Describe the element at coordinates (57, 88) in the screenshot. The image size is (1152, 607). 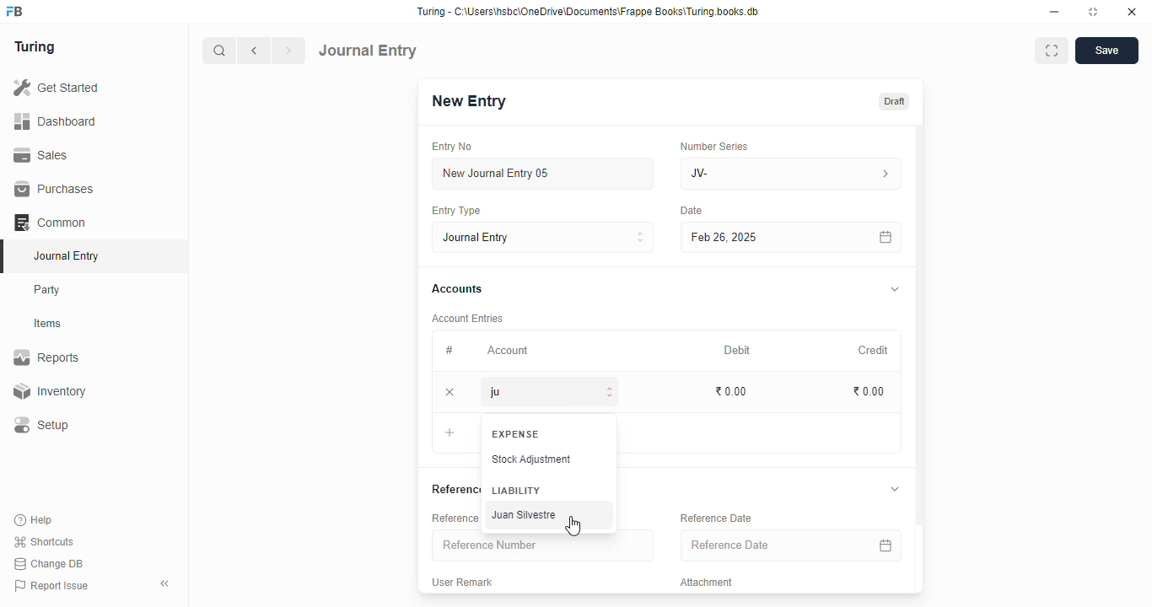
I see `get started` at that location.